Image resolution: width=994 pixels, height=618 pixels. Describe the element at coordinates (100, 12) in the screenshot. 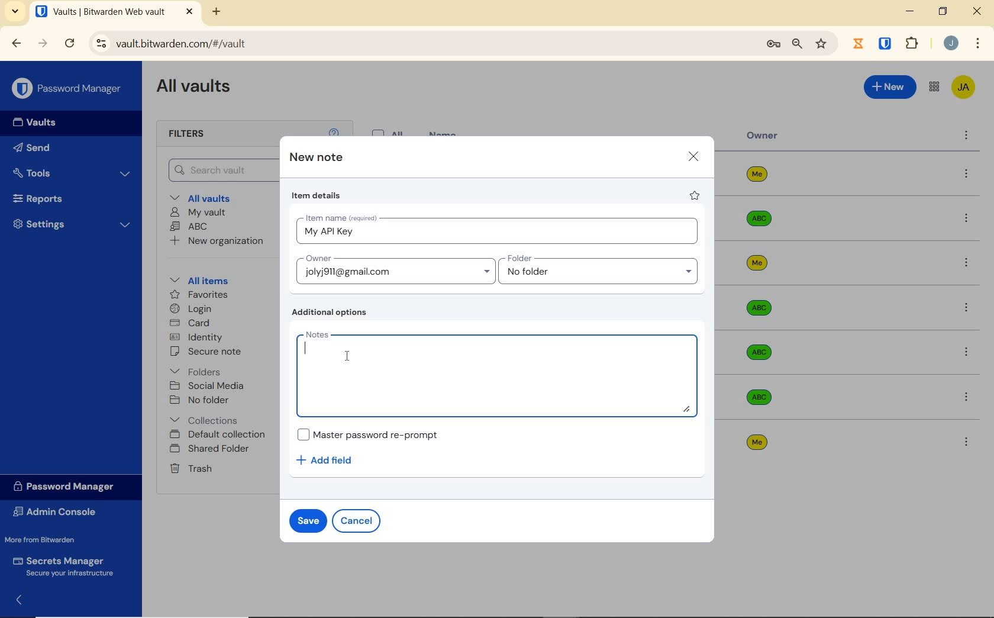

I see `open tab` at that location.